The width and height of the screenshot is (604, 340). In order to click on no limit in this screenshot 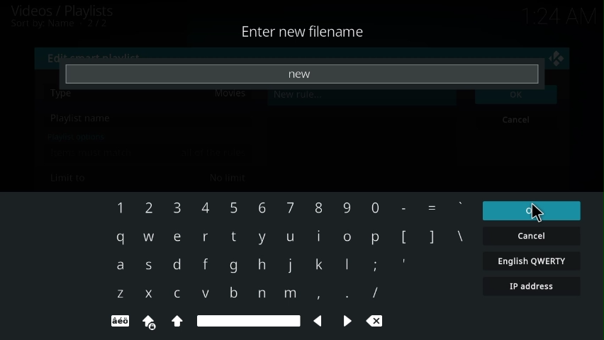, I will do `click(228, 178)`.